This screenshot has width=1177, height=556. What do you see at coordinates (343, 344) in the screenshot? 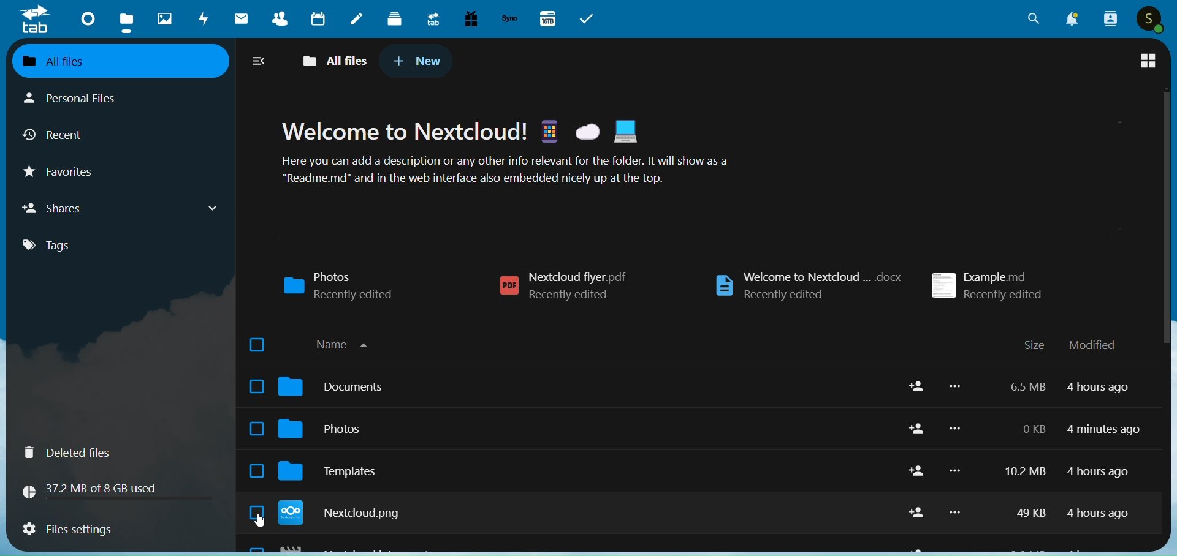
I see `Name` at bounding box center [343, 344].